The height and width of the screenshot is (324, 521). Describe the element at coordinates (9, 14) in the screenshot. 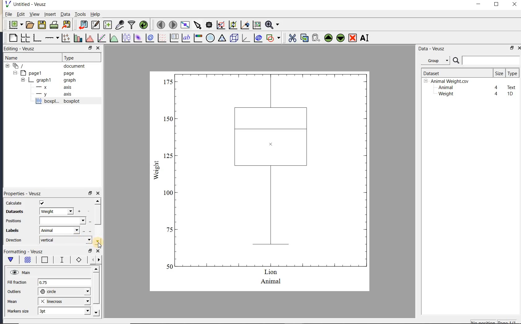

I see `File` at that location.